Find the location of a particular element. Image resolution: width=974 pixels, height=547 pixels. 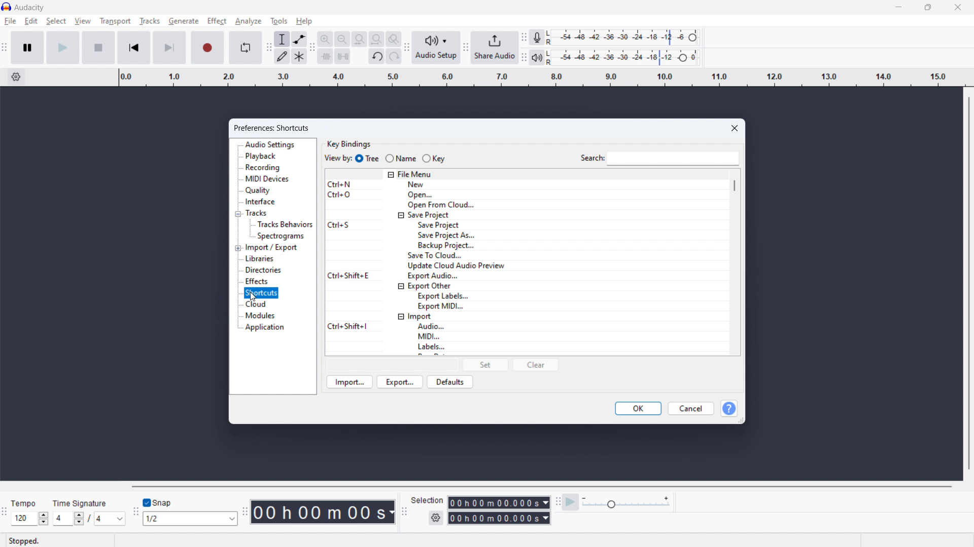

expand is located at coordinates (238, 248).